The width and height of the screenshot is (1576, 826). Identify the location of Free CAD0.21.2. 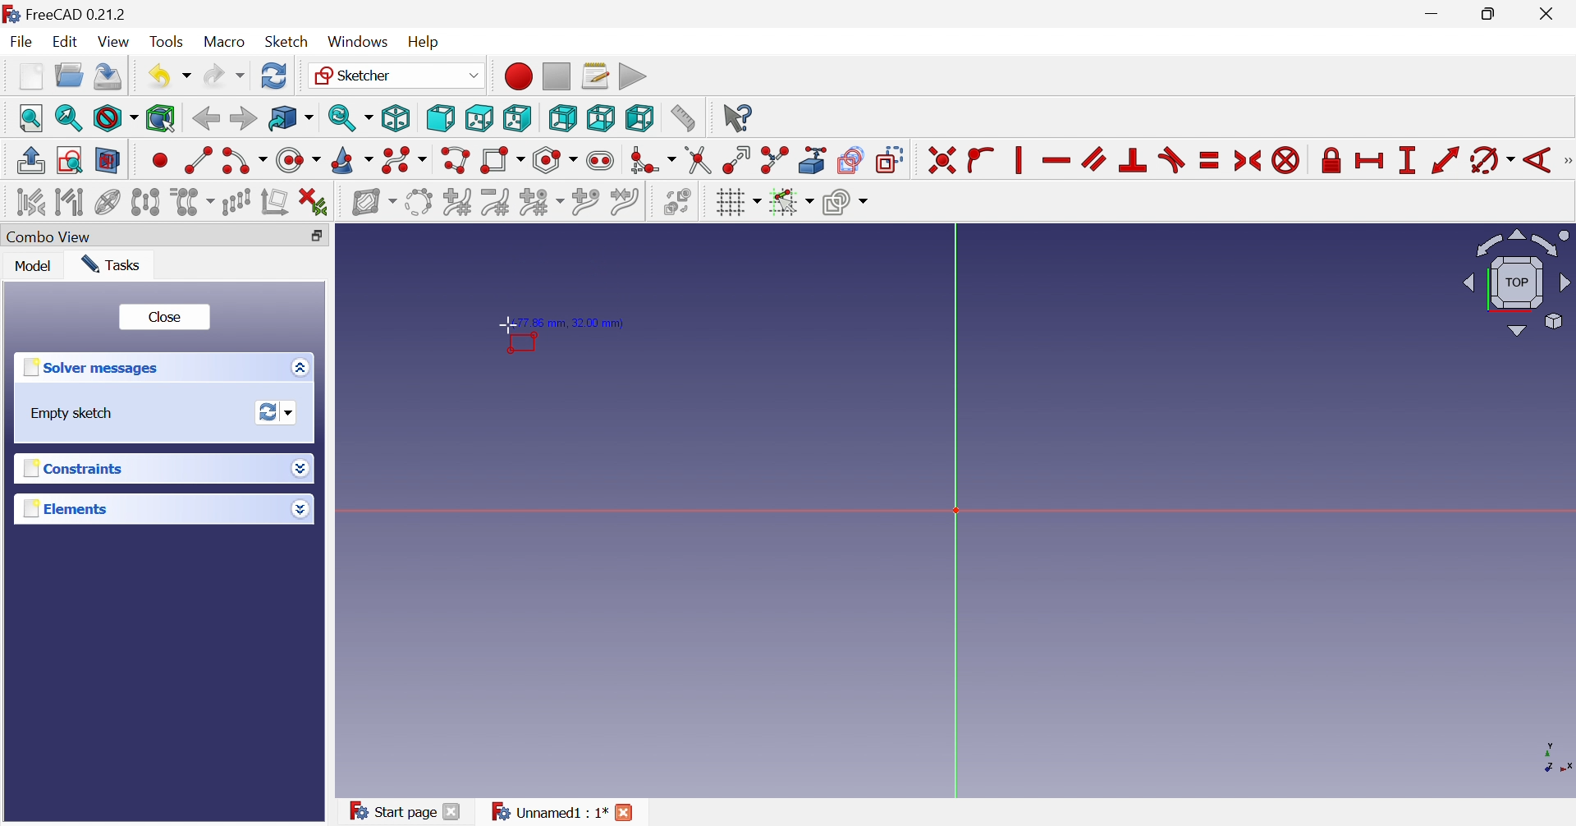
(77, 12).